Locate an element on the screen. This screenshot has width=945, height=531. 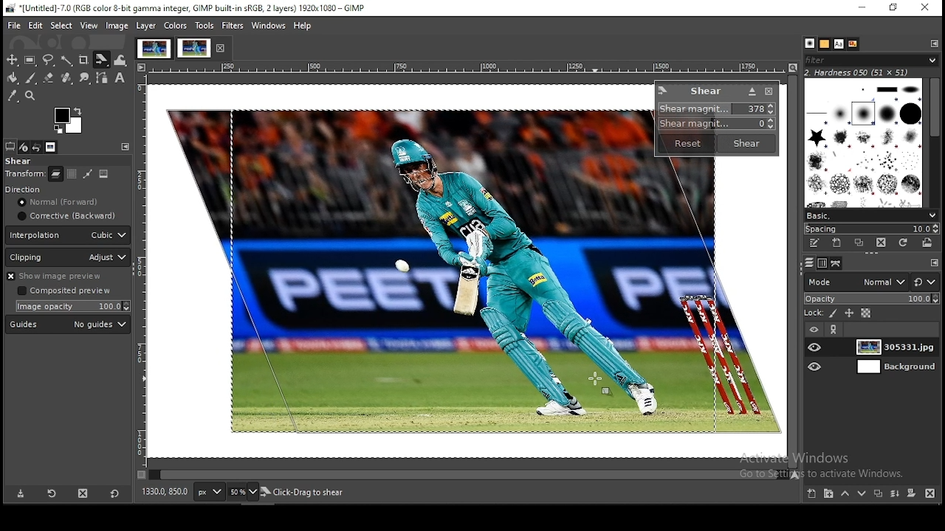
paths tools is located at coordinates (102, 77).